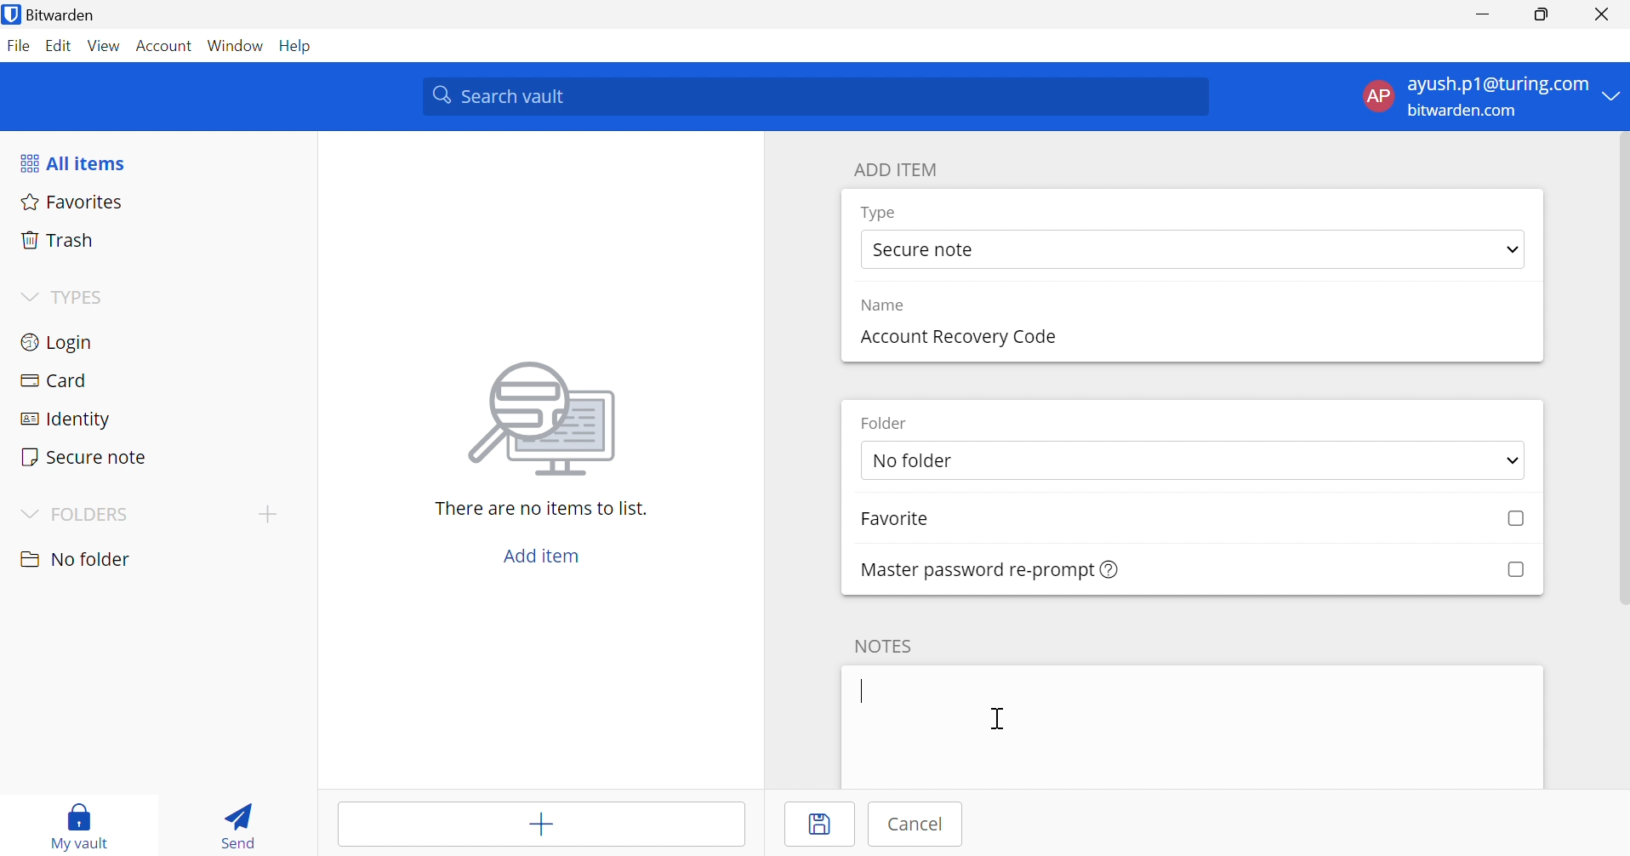  What do you see at coordinates (1497, 85) in the screenshot?
I see `ayush.p1@turing.com` at bounding box center [1497, 85].